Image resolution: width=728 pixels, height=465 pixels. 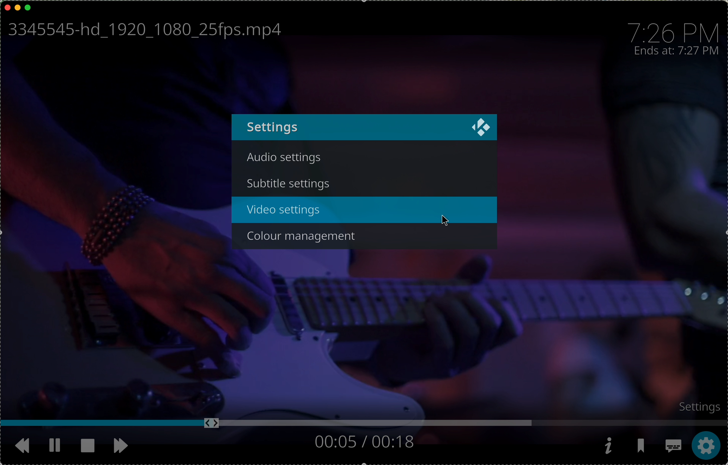 What do you see at coordinates (677, 51) in the screenshot?
I see `ends at: 7:27 PM` at bounding box center [677, 51].